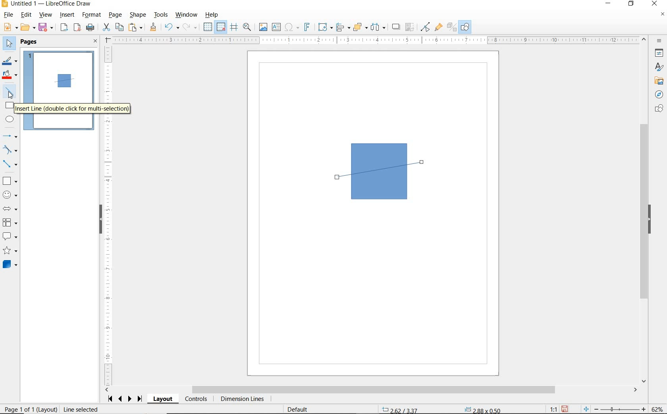  What do you see at coordinates (91, 29) in the screenshot?
I see `PRINT` at bounding box center [91, 29].